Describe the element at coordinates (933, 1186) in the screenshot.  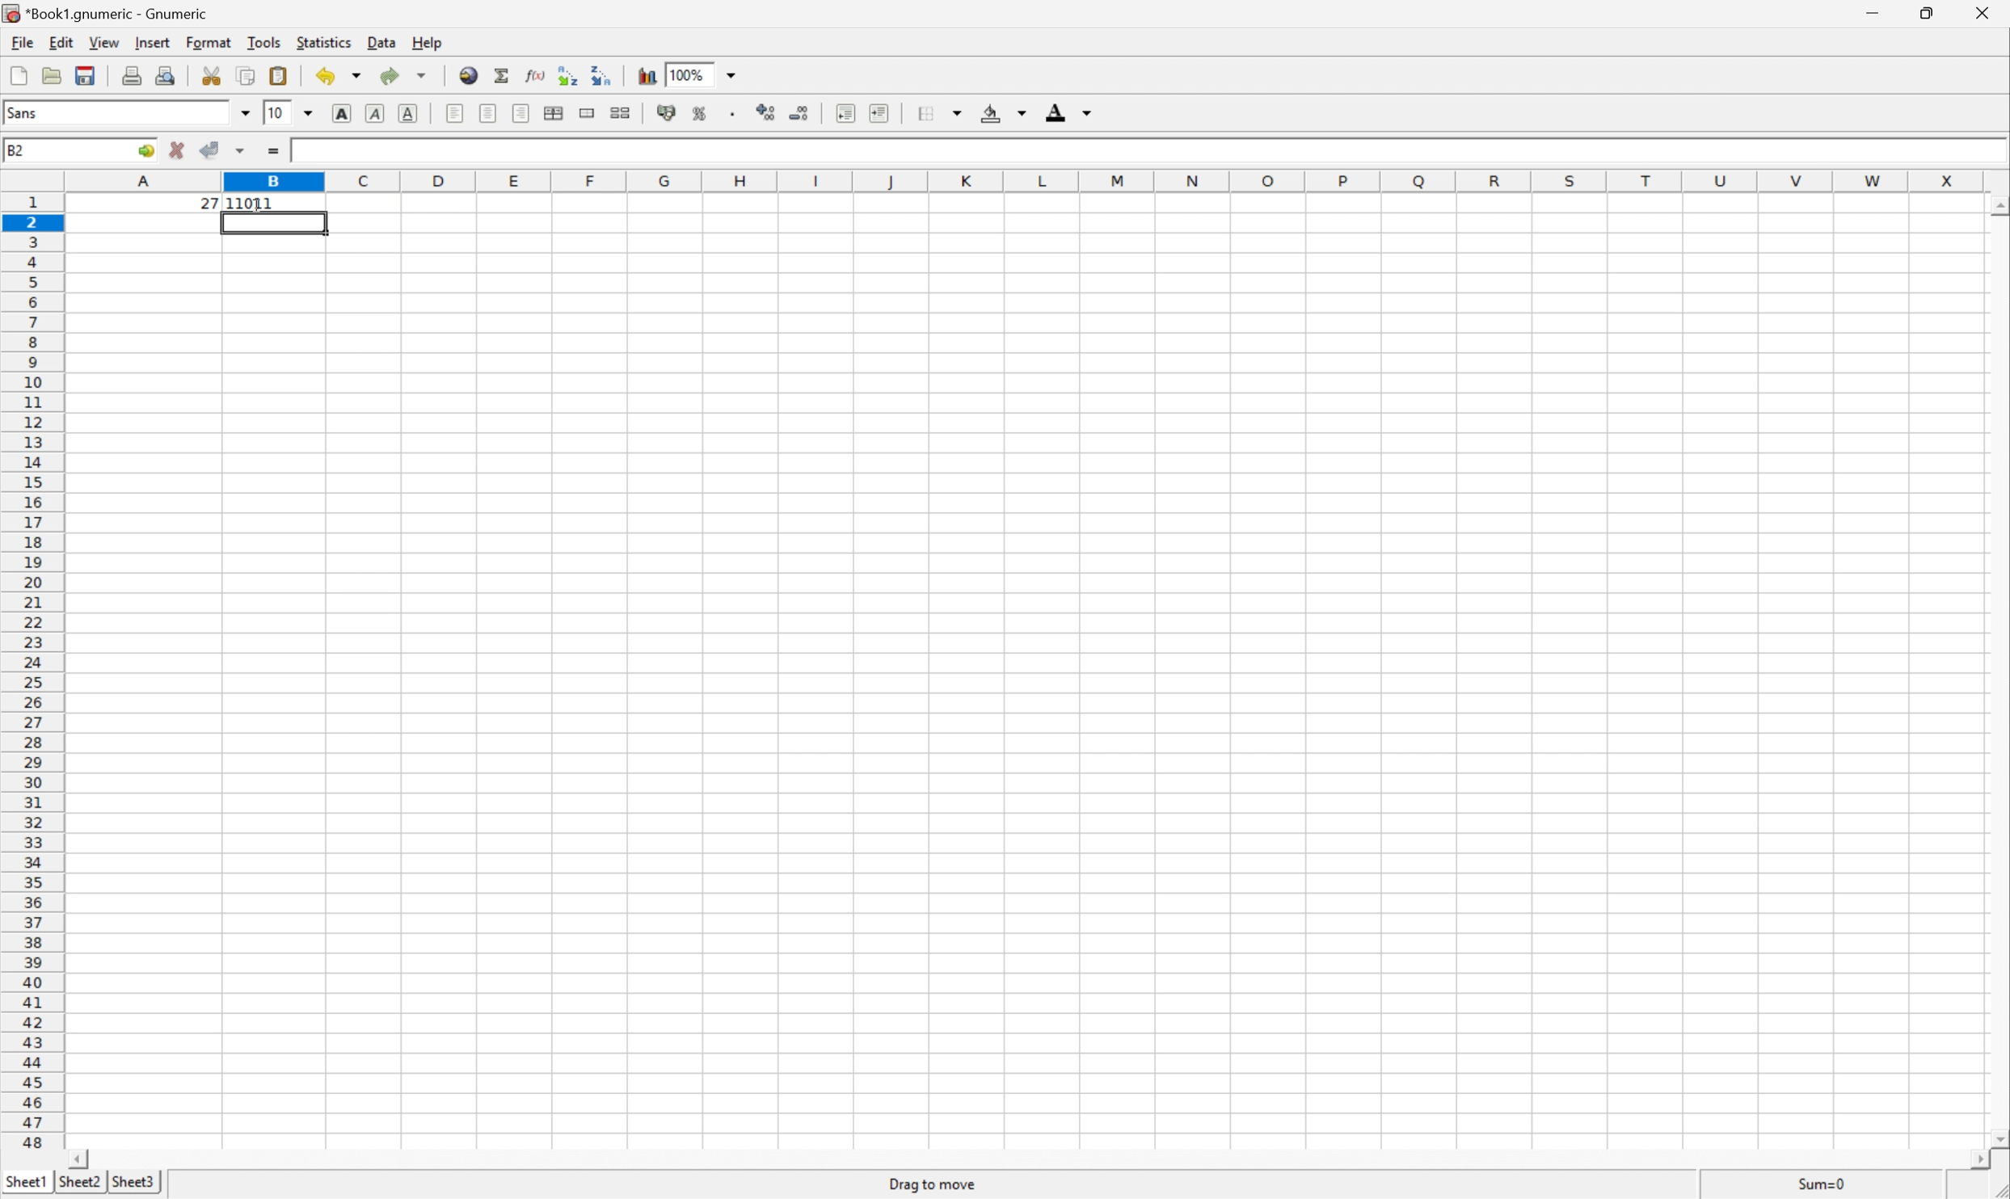
I see `Drag to move` at that location.